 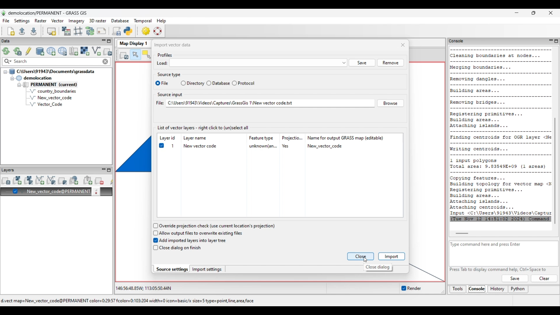 What do you see at coordinates (172, 94) in the screenshot?
I see `Source input` at bounding box center [172, 94].